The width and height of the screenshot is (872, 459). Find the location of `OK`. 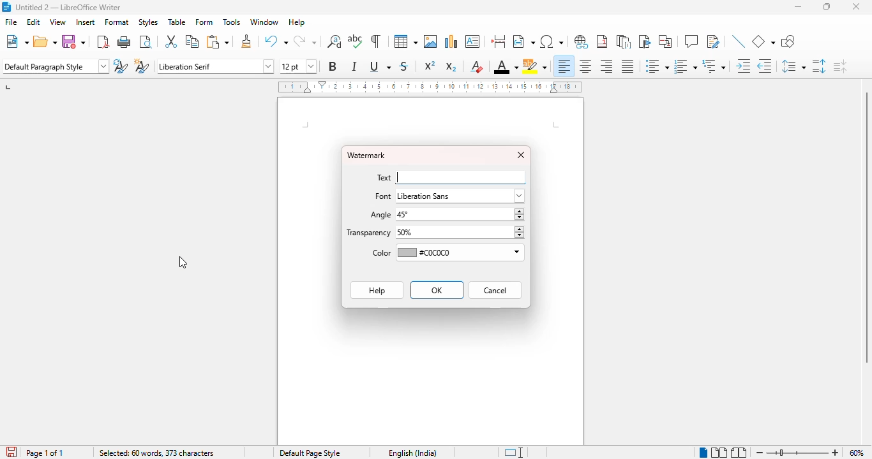

OK is located at coordinates (437, 289).